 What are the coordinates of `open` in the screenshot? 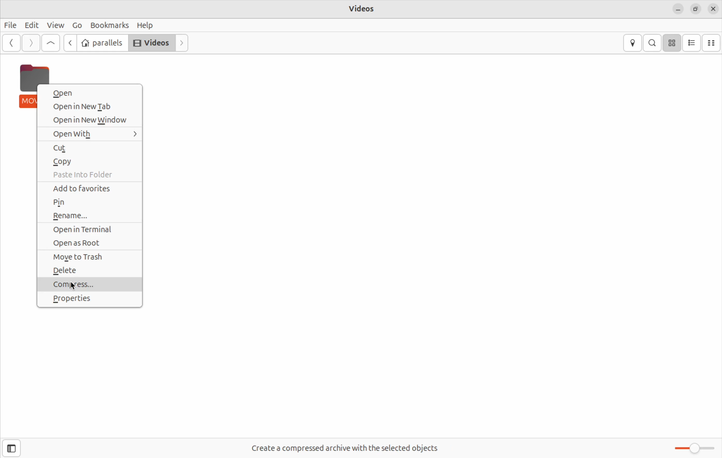 It's located at (86, 93).